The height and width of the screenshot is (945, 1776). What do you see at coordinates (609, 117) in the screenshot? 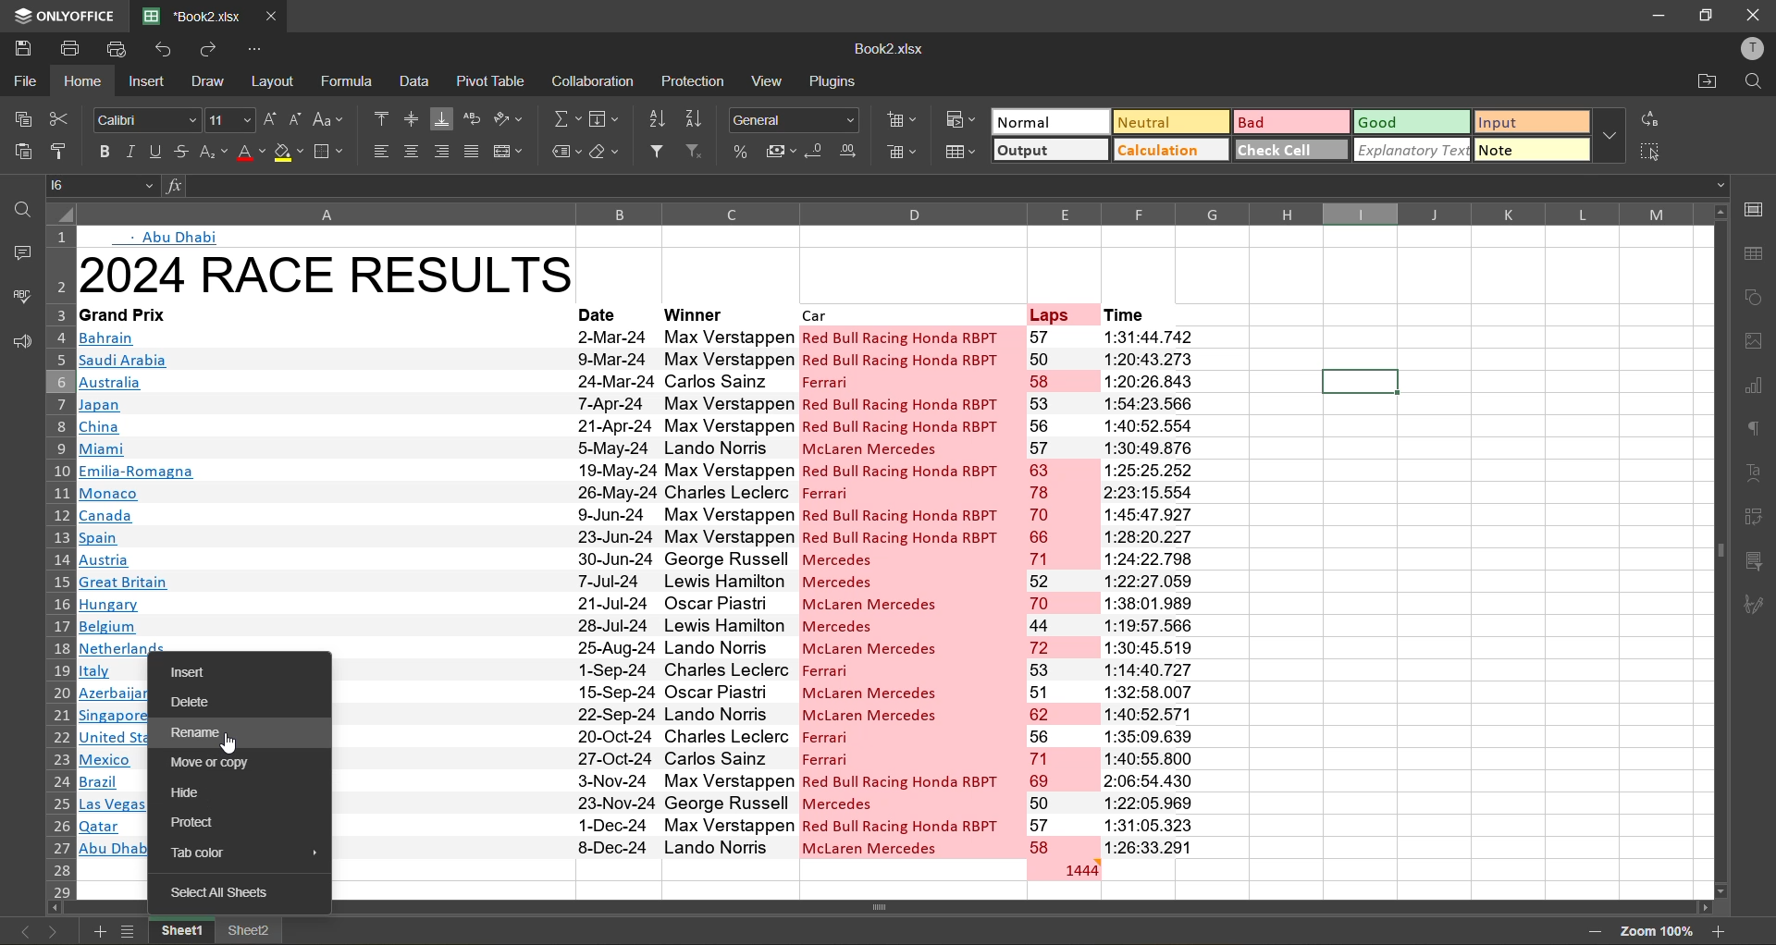
I see `fields` at bounding box center [609, 117].